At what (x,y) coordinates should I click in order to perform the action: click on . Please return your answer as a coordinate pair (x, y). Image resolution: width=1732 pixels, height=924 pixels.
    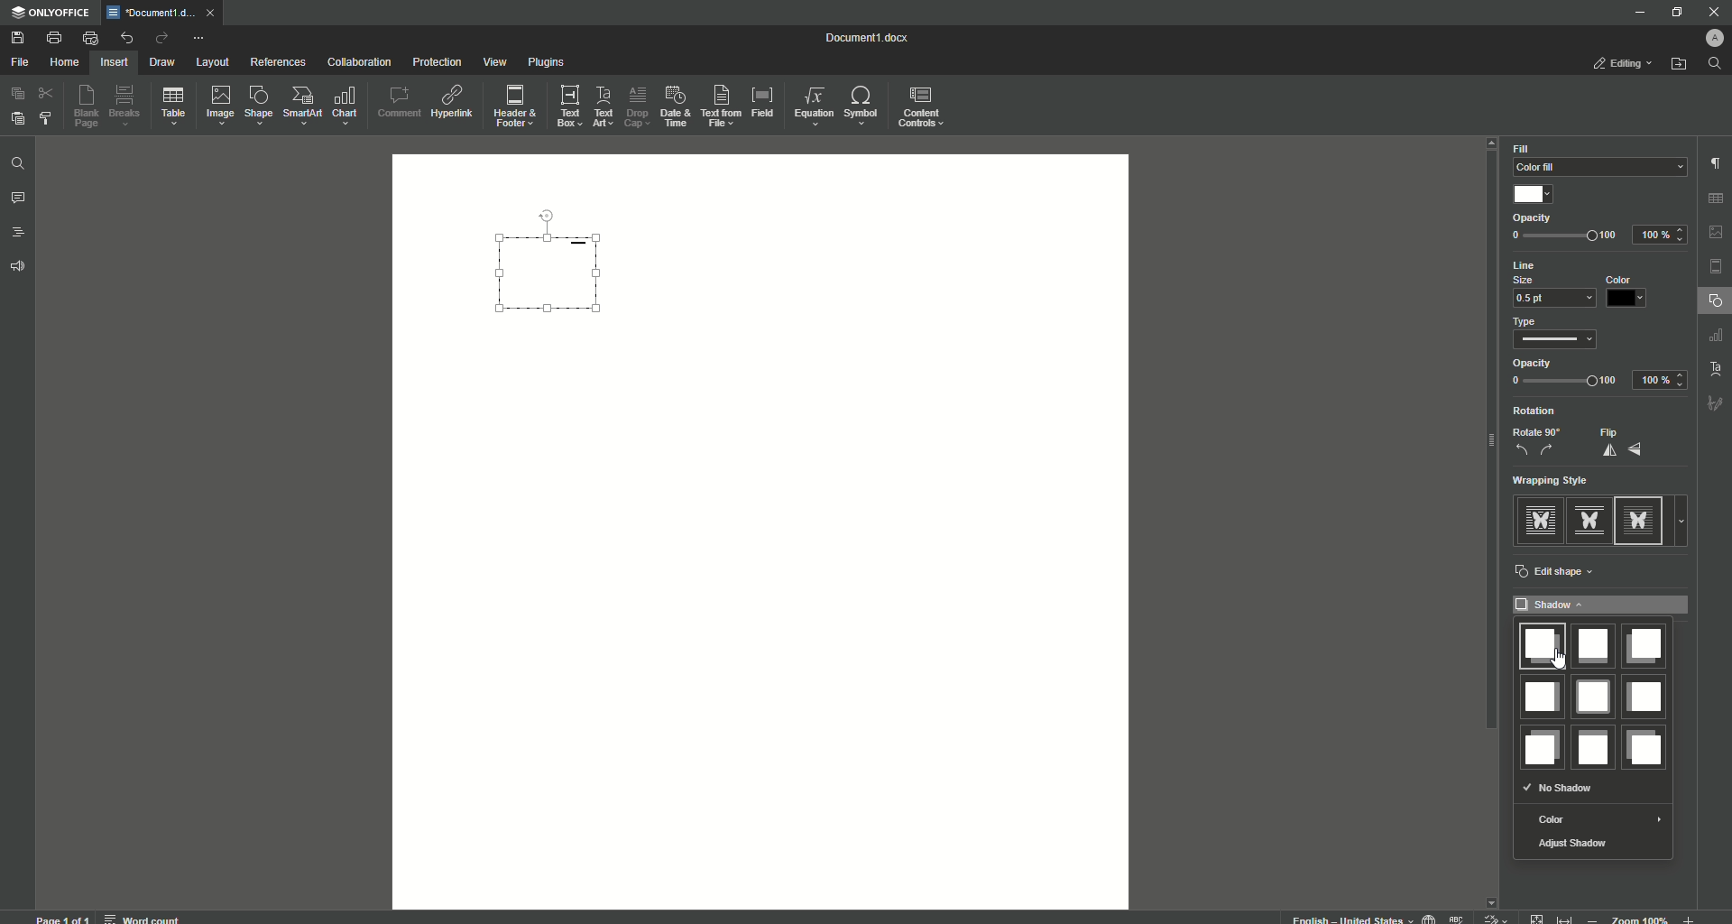
    Looking at the image, I should click on (437, 64).